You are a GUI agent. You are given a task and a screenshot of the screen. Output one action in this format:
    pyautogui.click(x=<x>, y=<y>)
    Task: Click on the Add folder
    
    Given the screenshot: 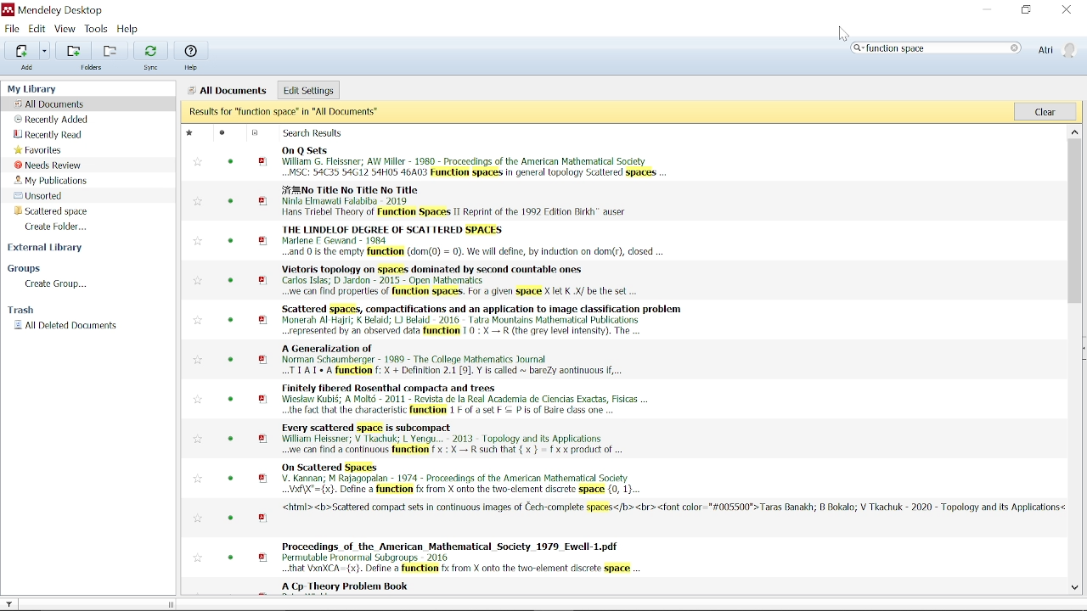 What is the action you would take?
    pyautogui.click(x=74, y=49)
    